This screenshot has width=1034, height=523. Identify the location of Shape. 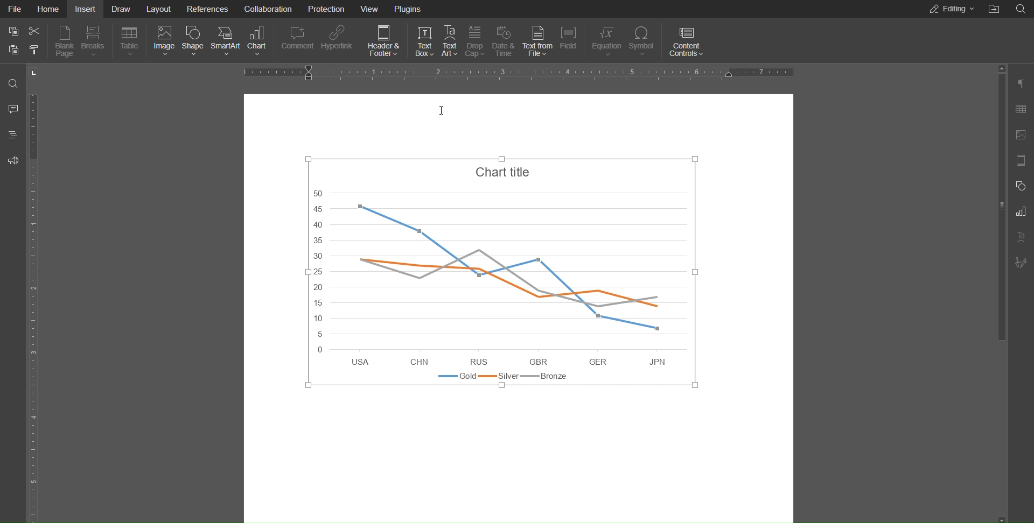
(194, 43).